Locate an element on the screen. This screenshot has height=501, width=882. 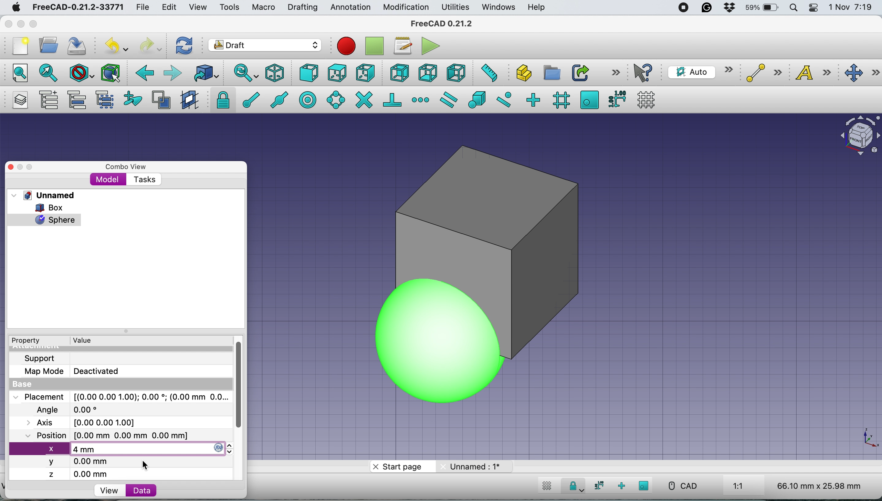
forward is located at coordinates (172, 73).